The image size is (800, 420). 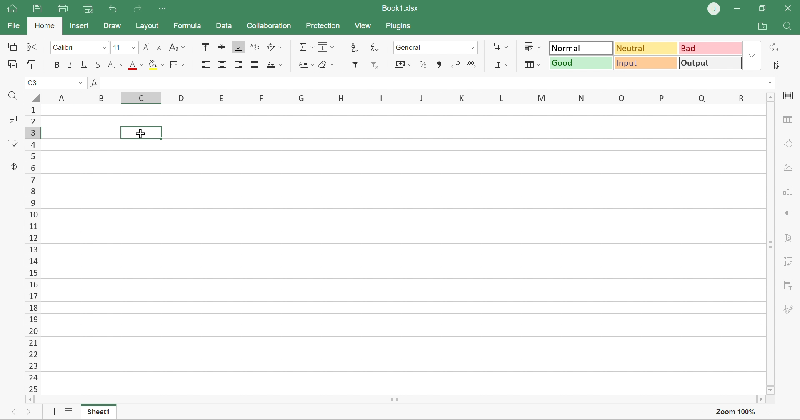 I want to click on Drop Down, so click(x=105, y=47).